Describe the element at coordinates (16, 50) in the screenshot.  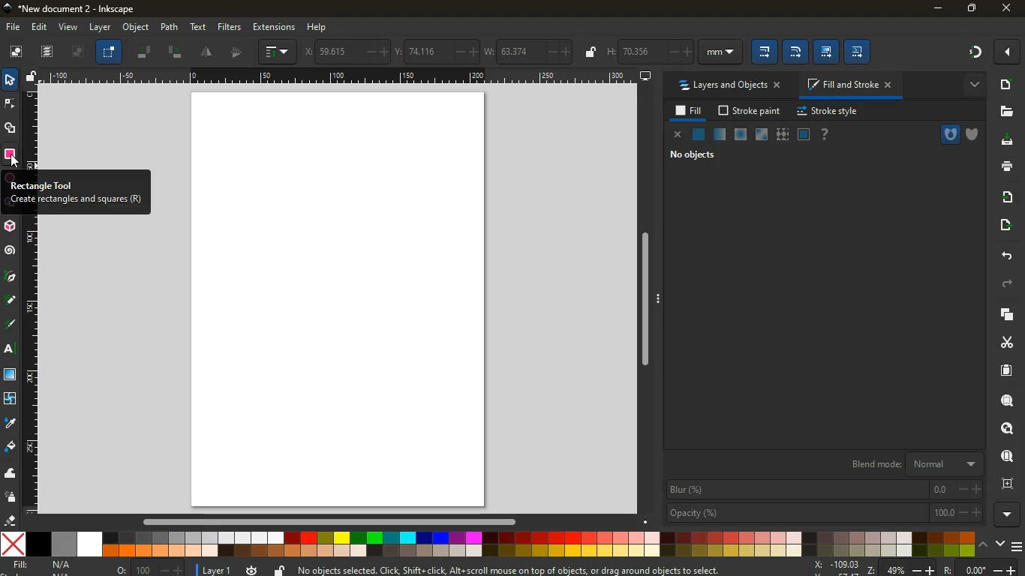
I see `image` at that location.